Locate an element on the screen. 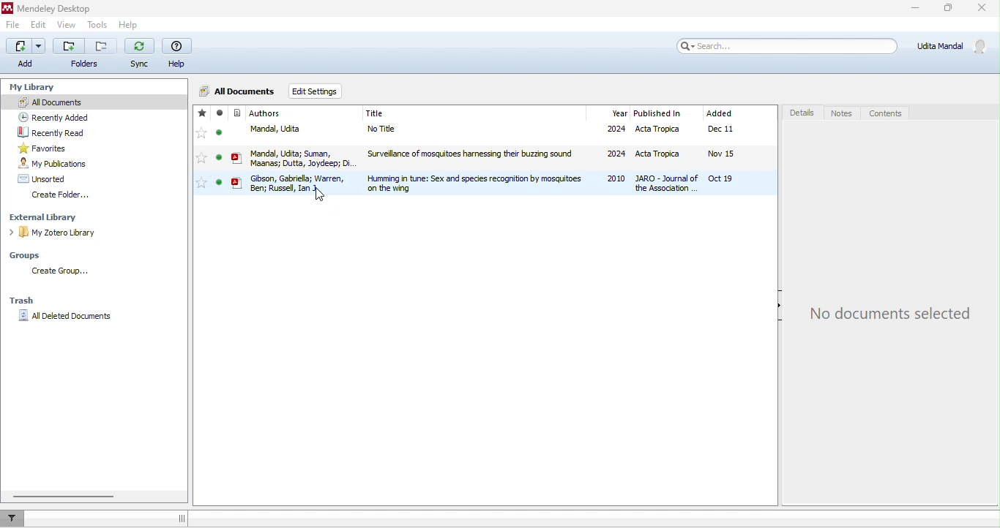  seen/unseen is located at coordinates (218, 150).